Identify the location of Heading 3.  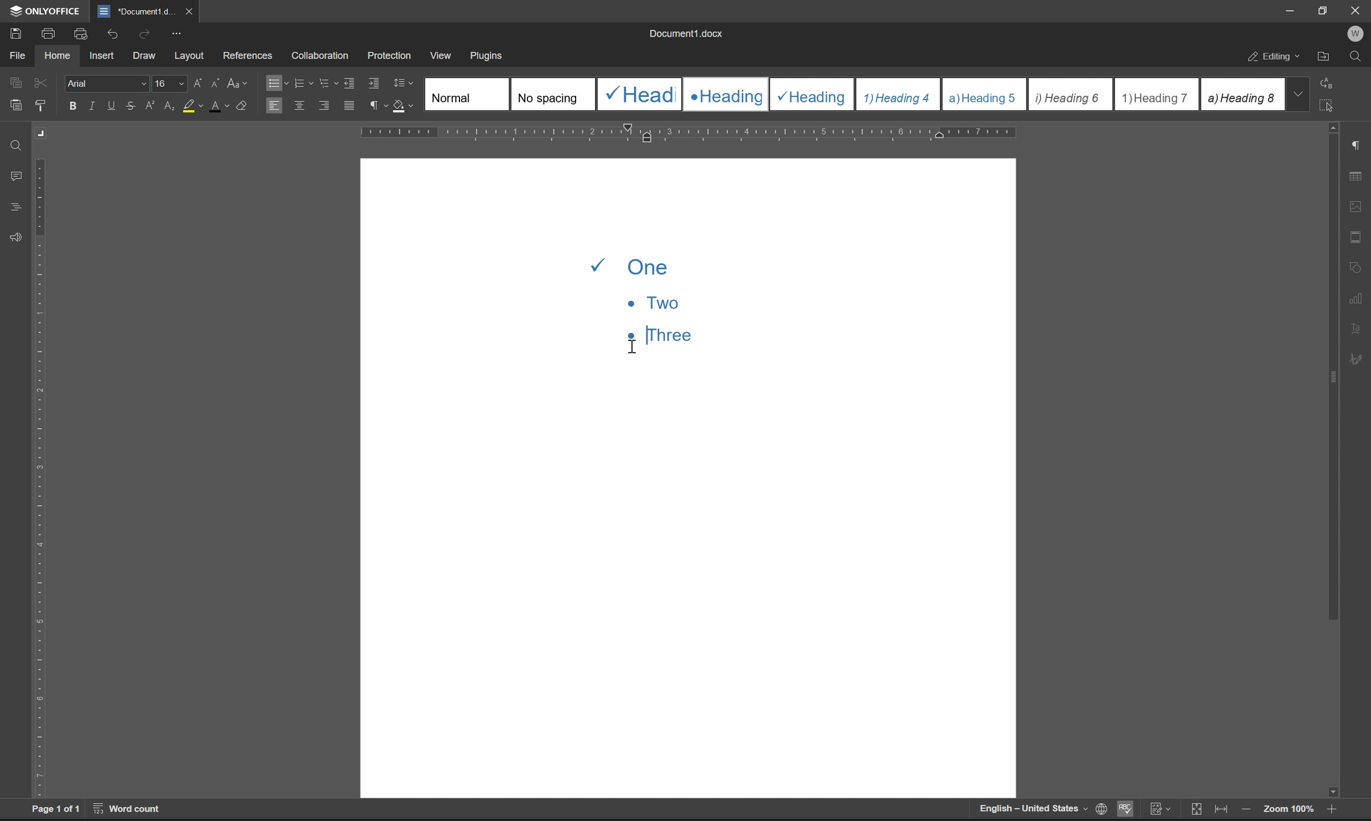
(813, 95).